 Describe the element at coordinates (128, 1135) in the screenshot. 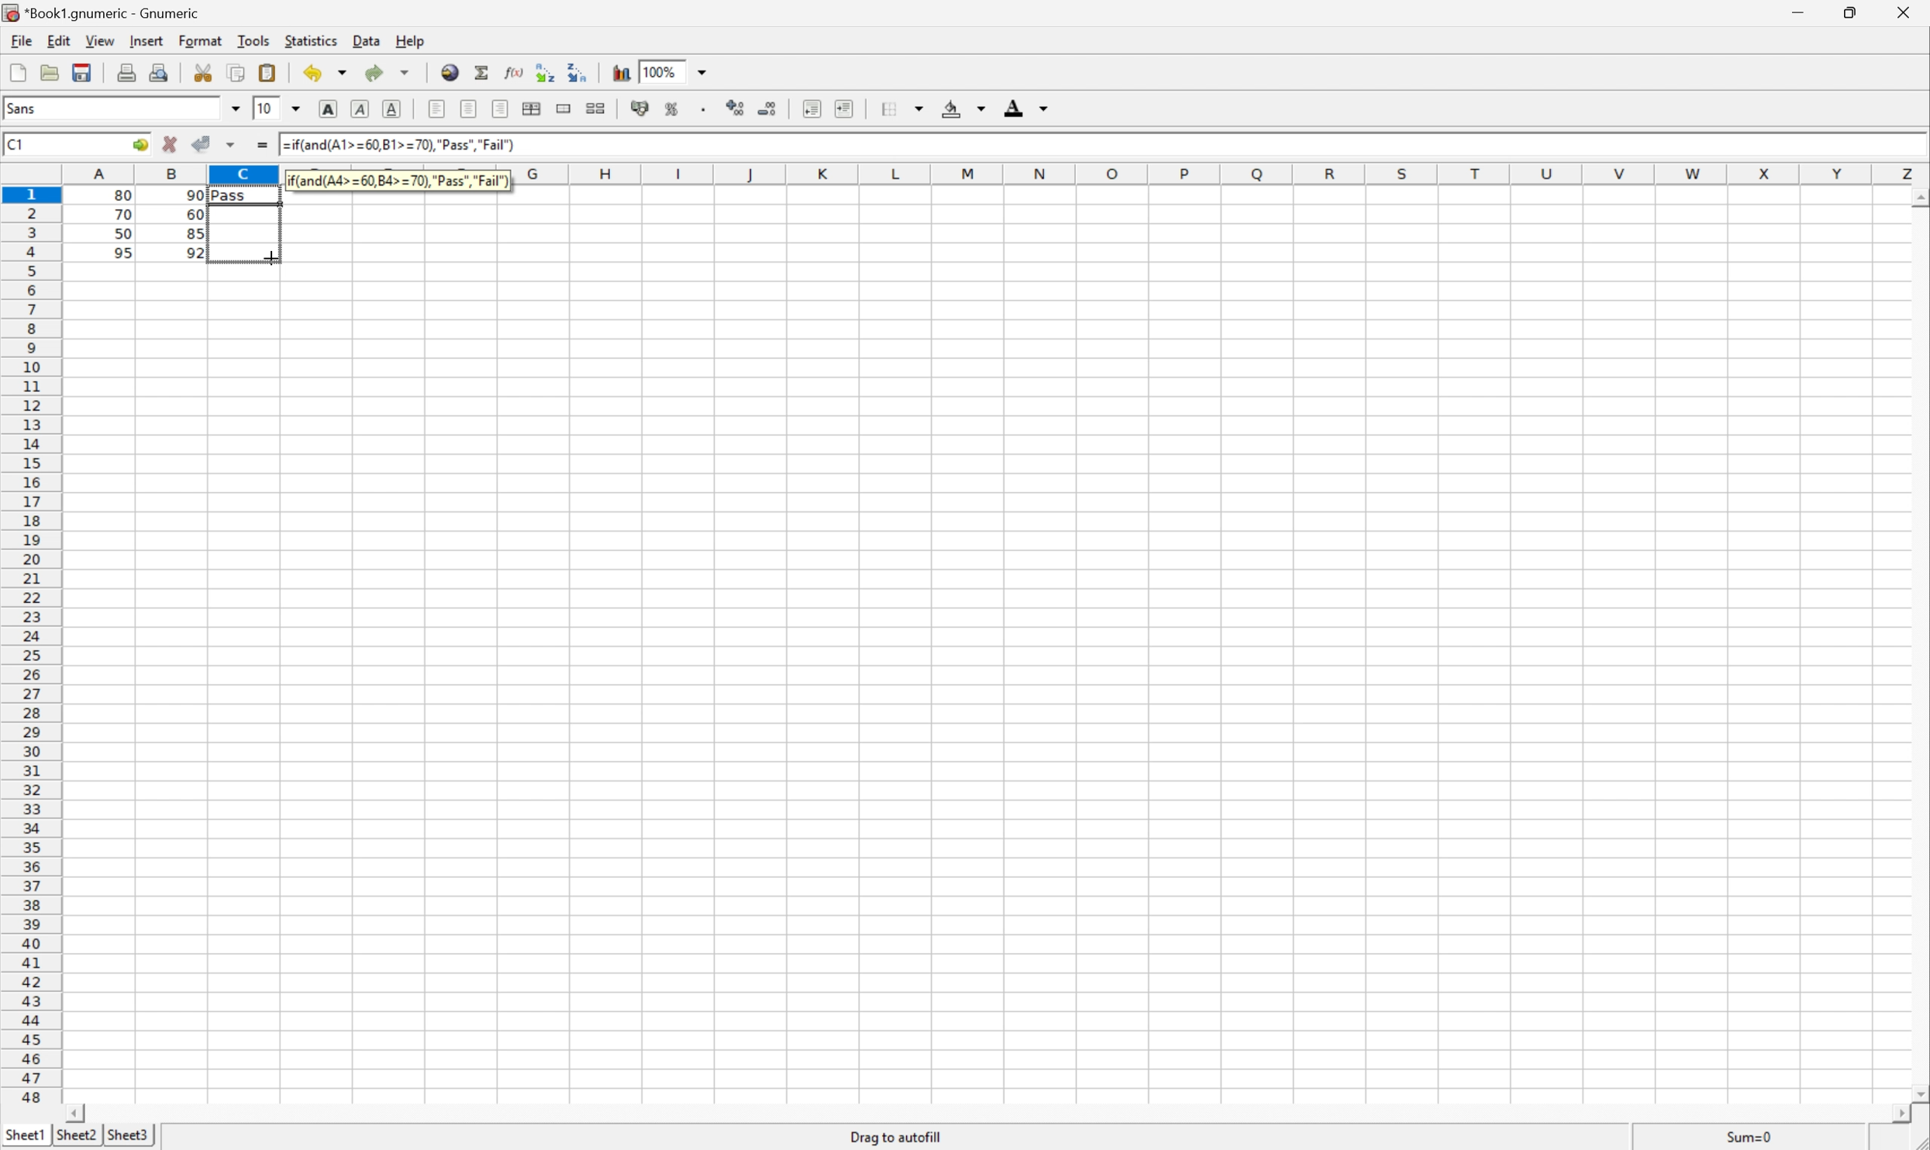

I see `Sheet3` at that location.